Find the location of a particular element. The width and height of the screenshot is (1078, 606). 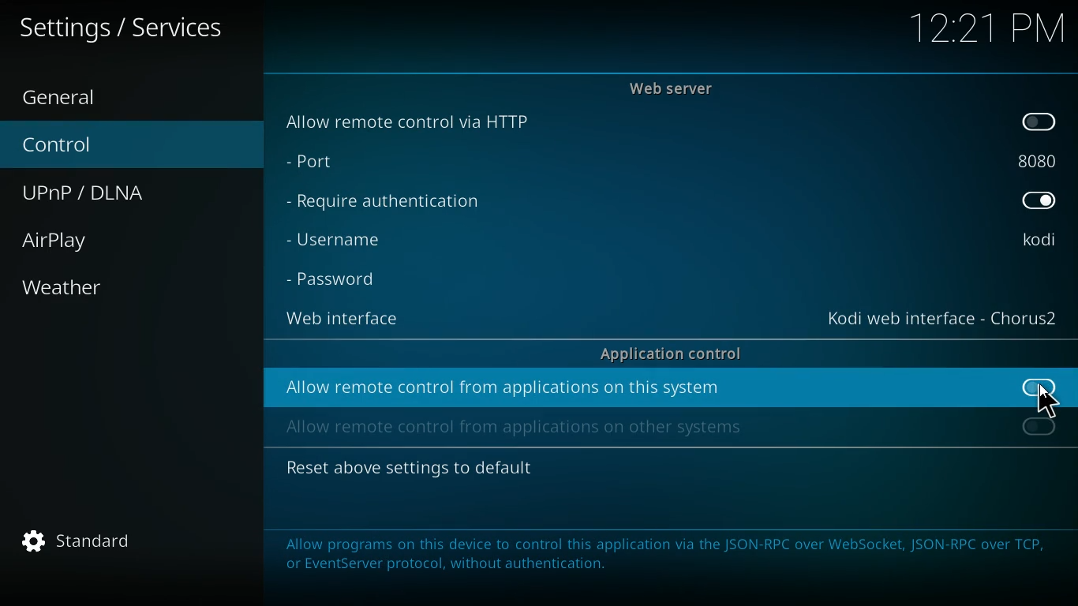

allow remote control from other systems is located at coordinates (515, 426).